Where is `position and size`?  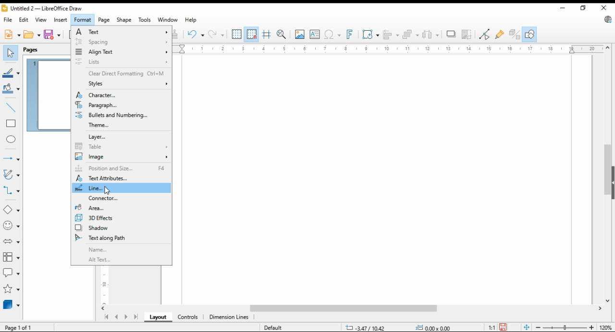
position and size is located at coordinates (121, 168).